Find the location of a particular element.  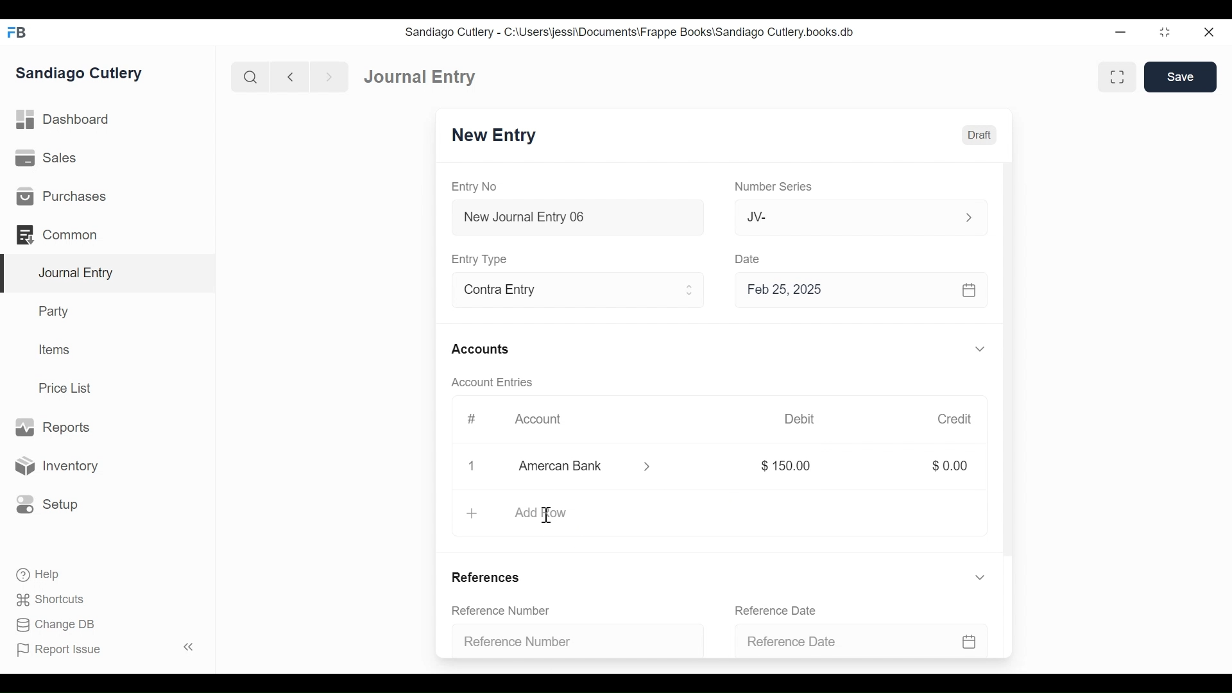

Number Series is located at coordinates (776, 187).